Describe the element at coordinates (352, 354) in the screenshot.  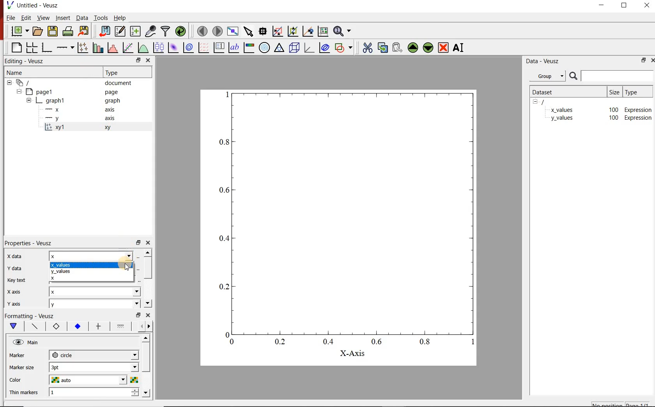
I see `X-Axis` at that location.